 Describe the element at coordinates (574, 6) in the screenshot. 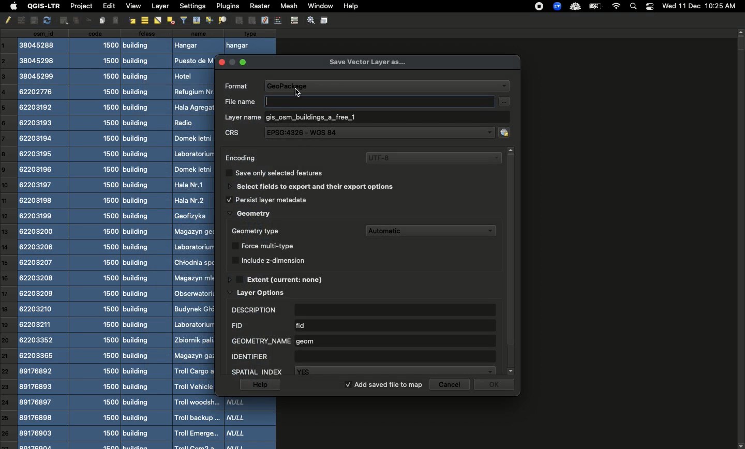

I see `cloud` at that location.